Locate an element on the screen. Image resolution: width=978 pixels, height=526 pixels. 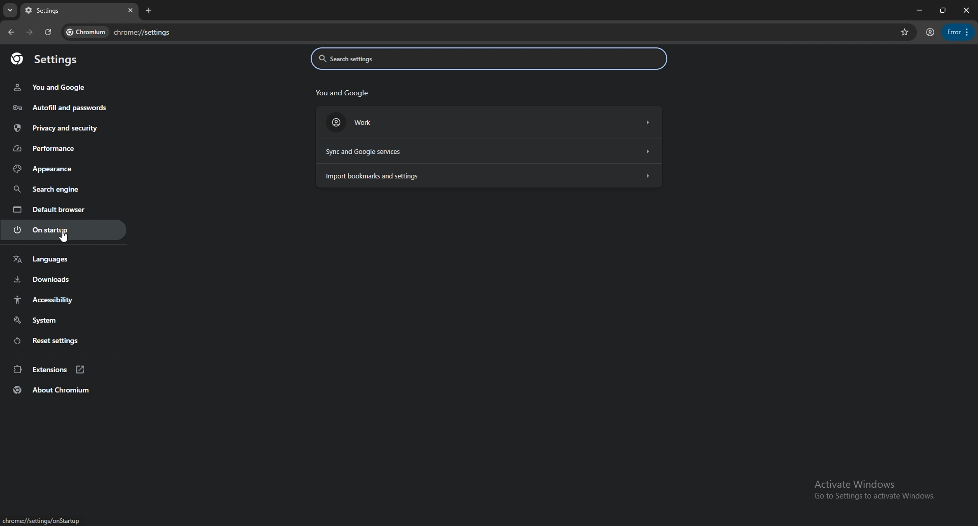
close tab is located at coordinates (129, 11).